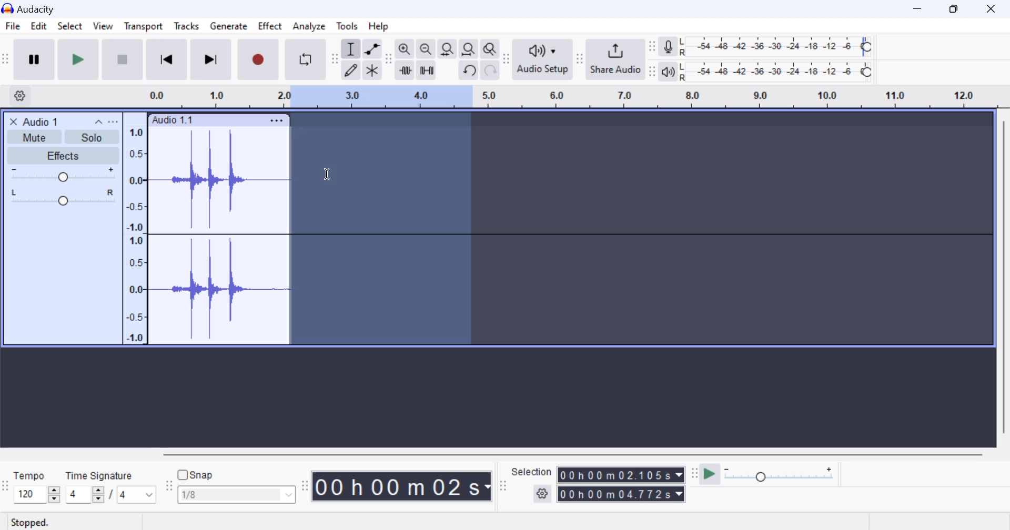  What do you see at coordinates (69, 28) in the screenshot?
I see `Select` at bounding box center [69, 28].